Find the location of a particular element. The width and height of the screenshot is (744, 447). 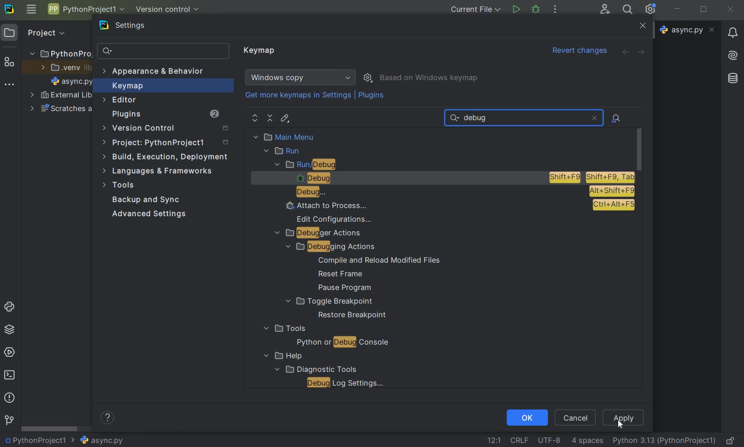

show help contents is located at coordinates (108, 419).